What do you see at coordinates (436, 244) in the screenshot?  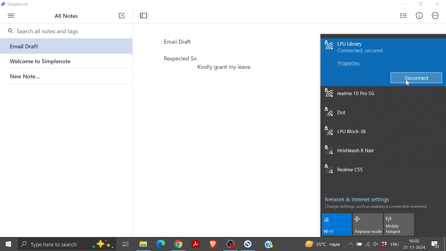 I see `Comments` at bounding box center [436, 244].